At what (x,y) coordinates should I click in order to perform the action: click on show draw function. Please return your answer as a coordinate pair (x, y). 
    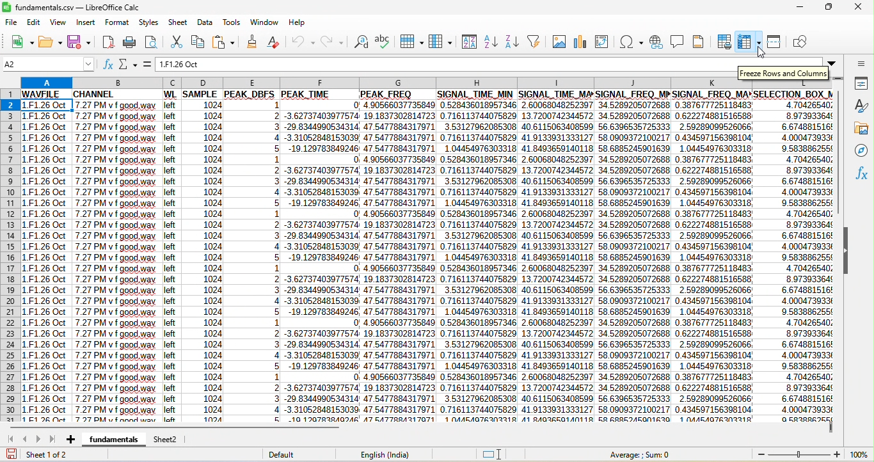
    Looking at the image, I should click on (804, 44).